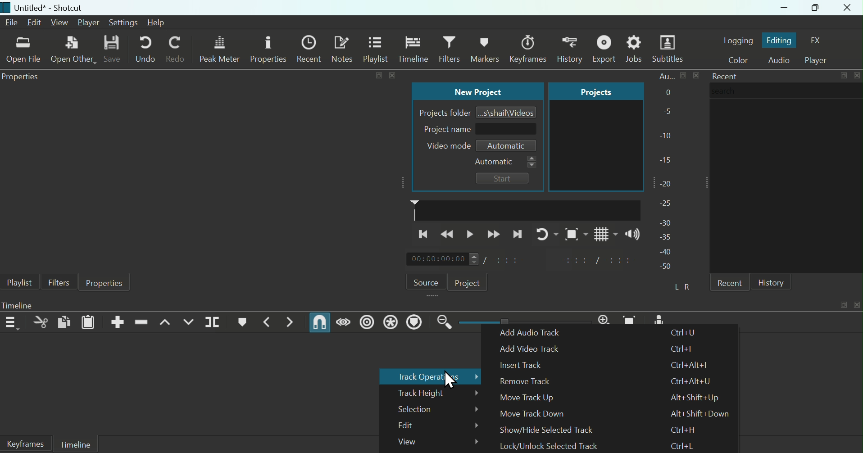  Describe the element at coordinates (431, 393) in the screenshot. I see `Track Height` at that location.